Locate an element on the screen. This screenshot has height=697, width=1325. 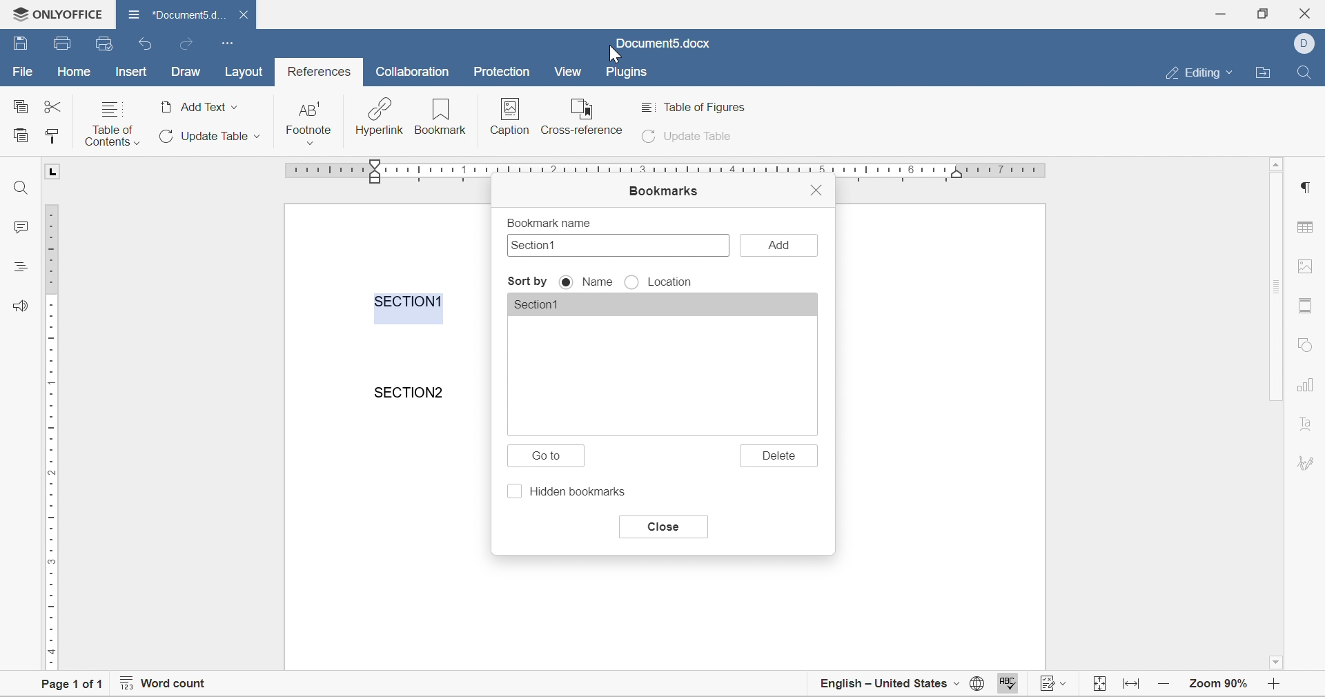
name is located at coordinates (597, 282).